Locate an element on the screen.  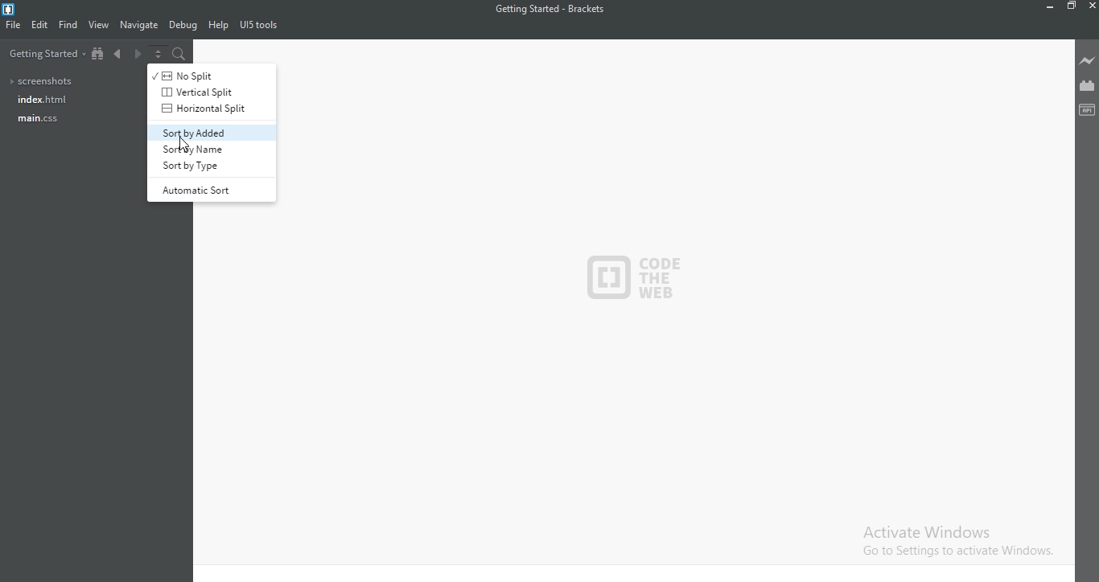
Extension Manager is located at coordinates (1088, 85).